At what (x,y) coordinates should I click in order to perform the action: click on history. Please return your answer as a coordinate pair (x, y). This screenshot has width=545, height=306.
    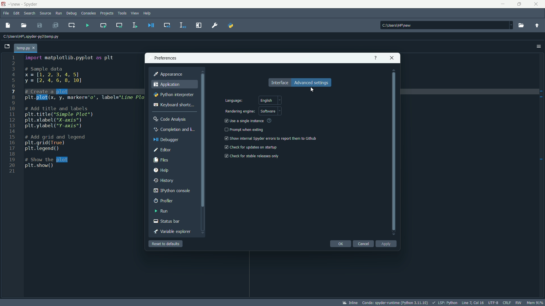
    Looking at the image, I should click on (164, 179).